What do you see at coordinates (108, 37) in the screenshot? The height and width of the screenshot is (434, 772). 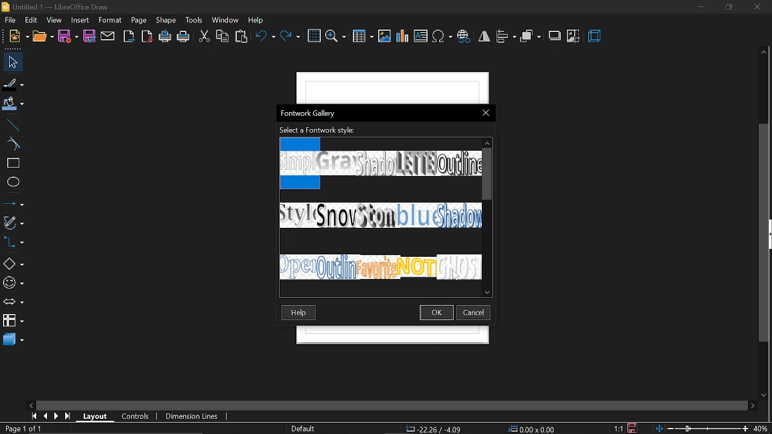 I see `attach` at bounding box center [108, 37].